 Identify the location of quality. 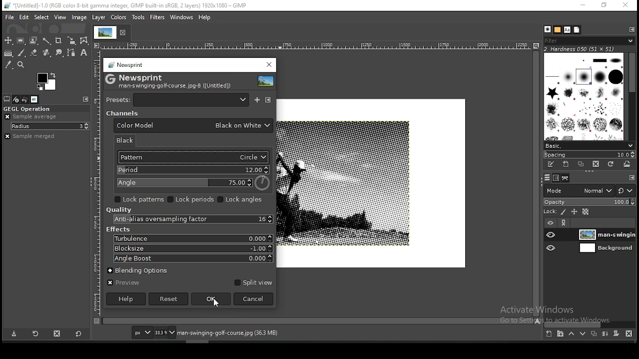
(119, 210).